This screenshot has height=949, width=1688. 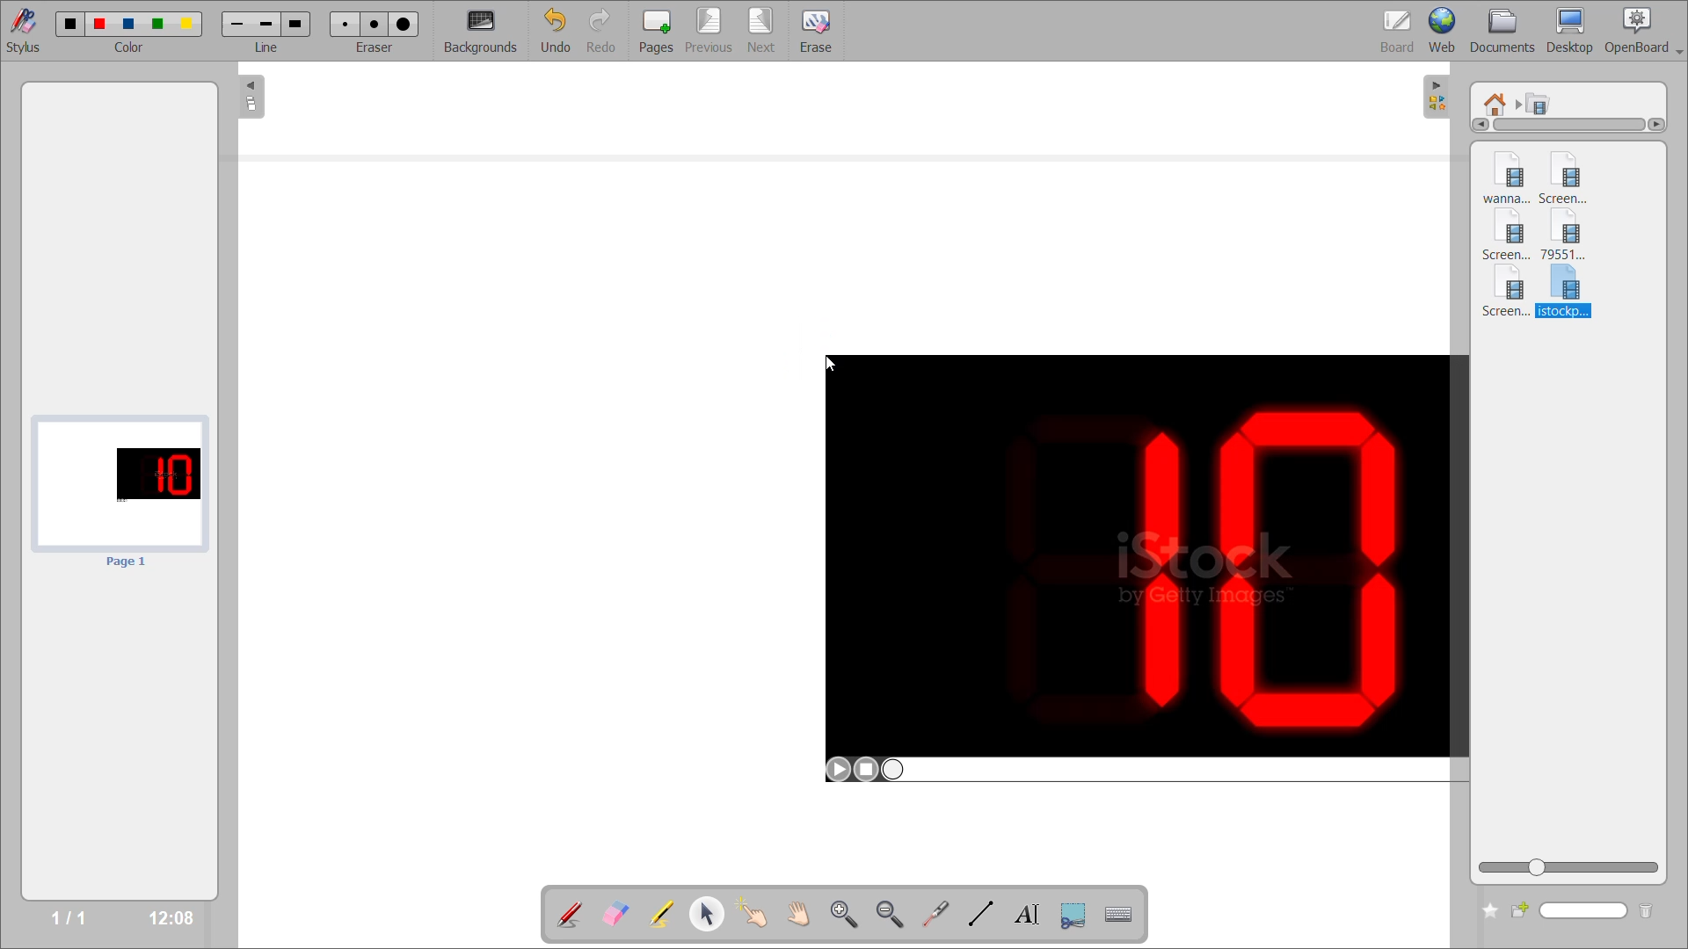 I want to click on zoom slider, so click(x=1571, y=871).